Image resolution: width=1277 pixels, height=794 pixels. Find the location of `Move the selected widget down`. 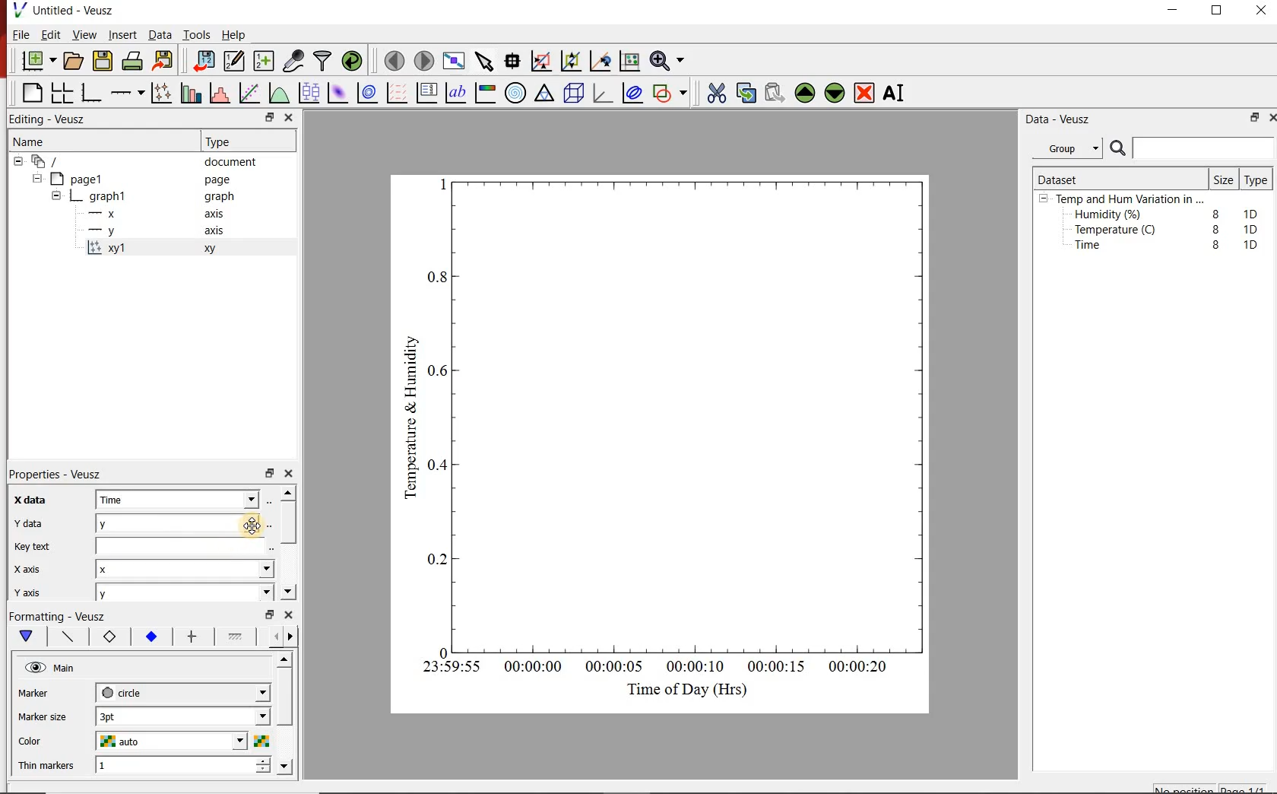

Move the selected widget down is located at coordinates (837, 93).